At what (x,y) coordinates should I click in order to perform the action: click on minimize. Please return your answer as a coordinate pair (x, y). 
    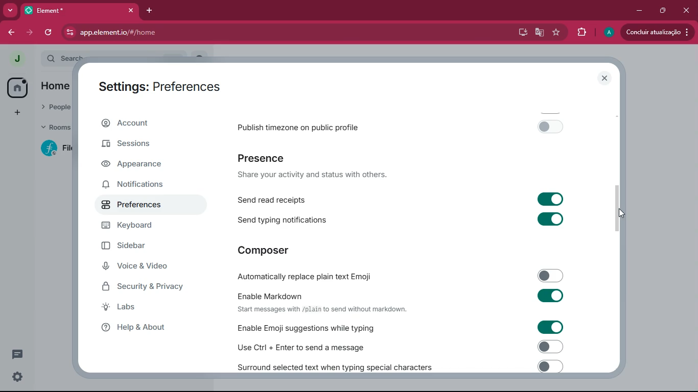
    Looking at the image, I should click on (639, 11).